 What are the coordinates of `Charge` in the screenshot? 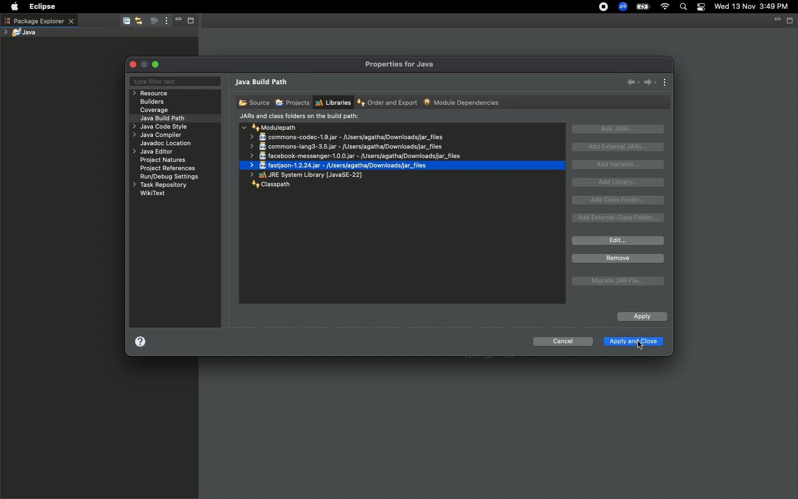 It's located at (643, 7).